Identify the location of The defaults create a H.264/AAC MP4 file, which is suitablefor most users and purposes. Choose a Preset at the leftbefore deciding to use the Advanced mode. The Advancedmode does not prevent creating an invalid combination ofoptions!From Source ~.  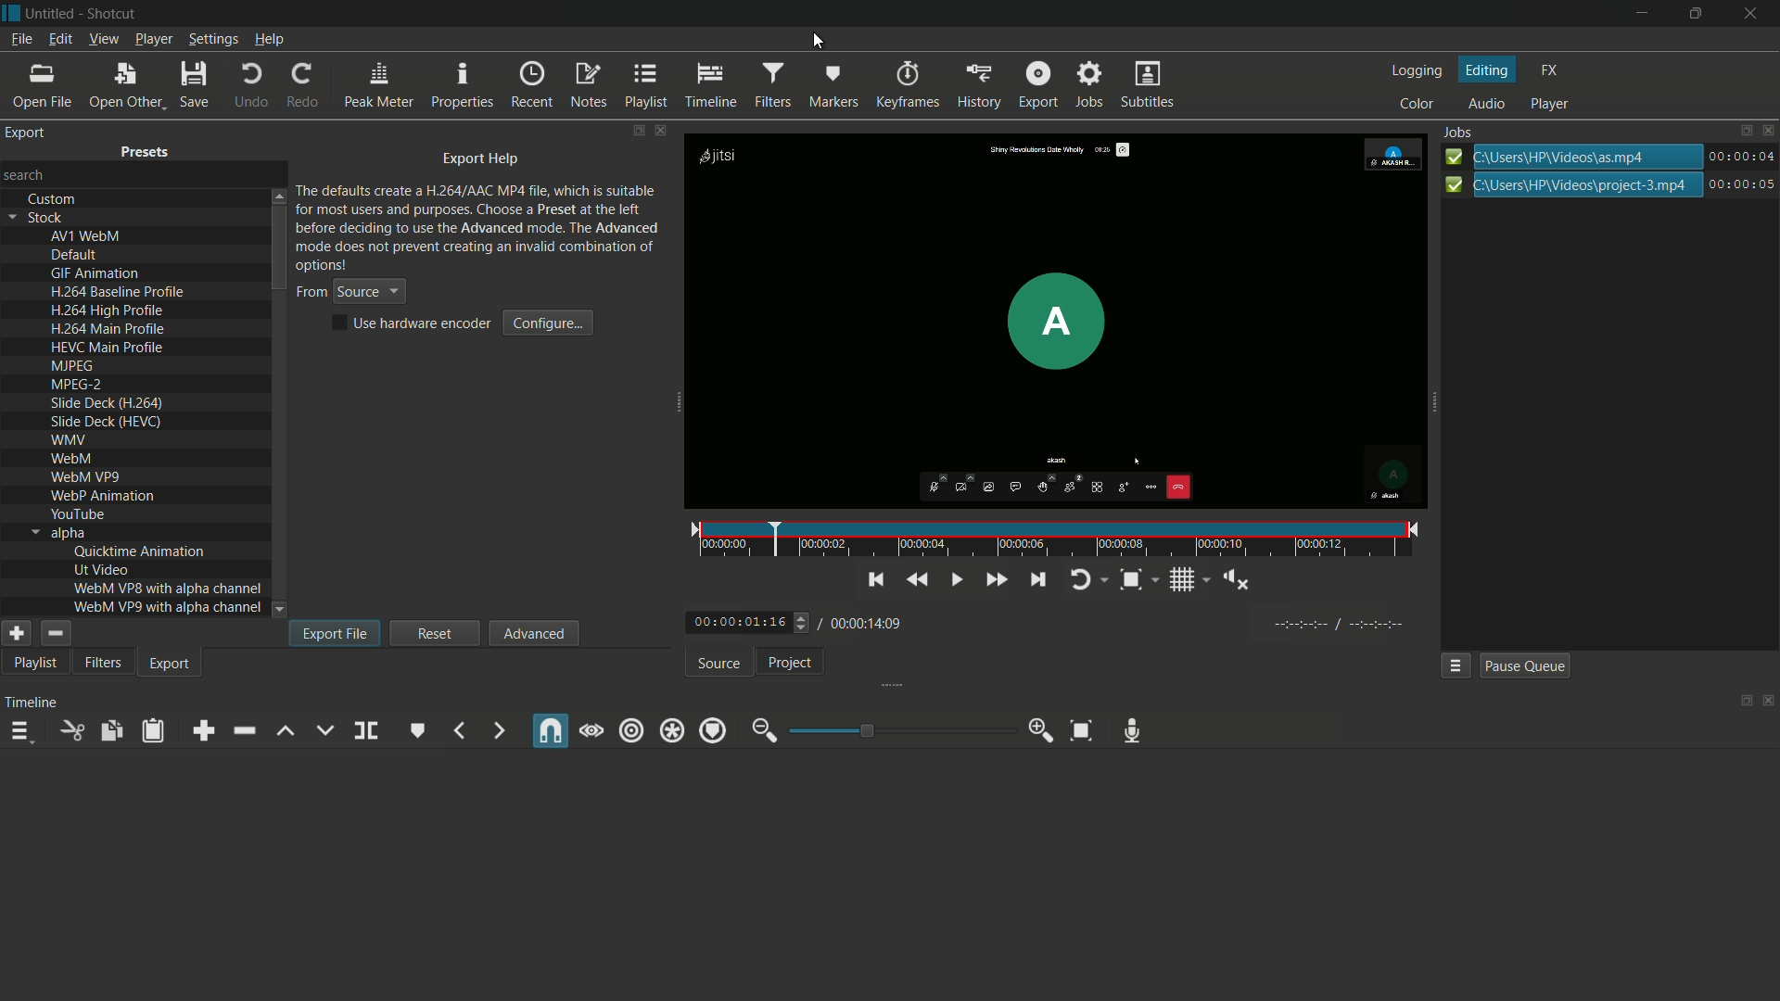
(484, 243).